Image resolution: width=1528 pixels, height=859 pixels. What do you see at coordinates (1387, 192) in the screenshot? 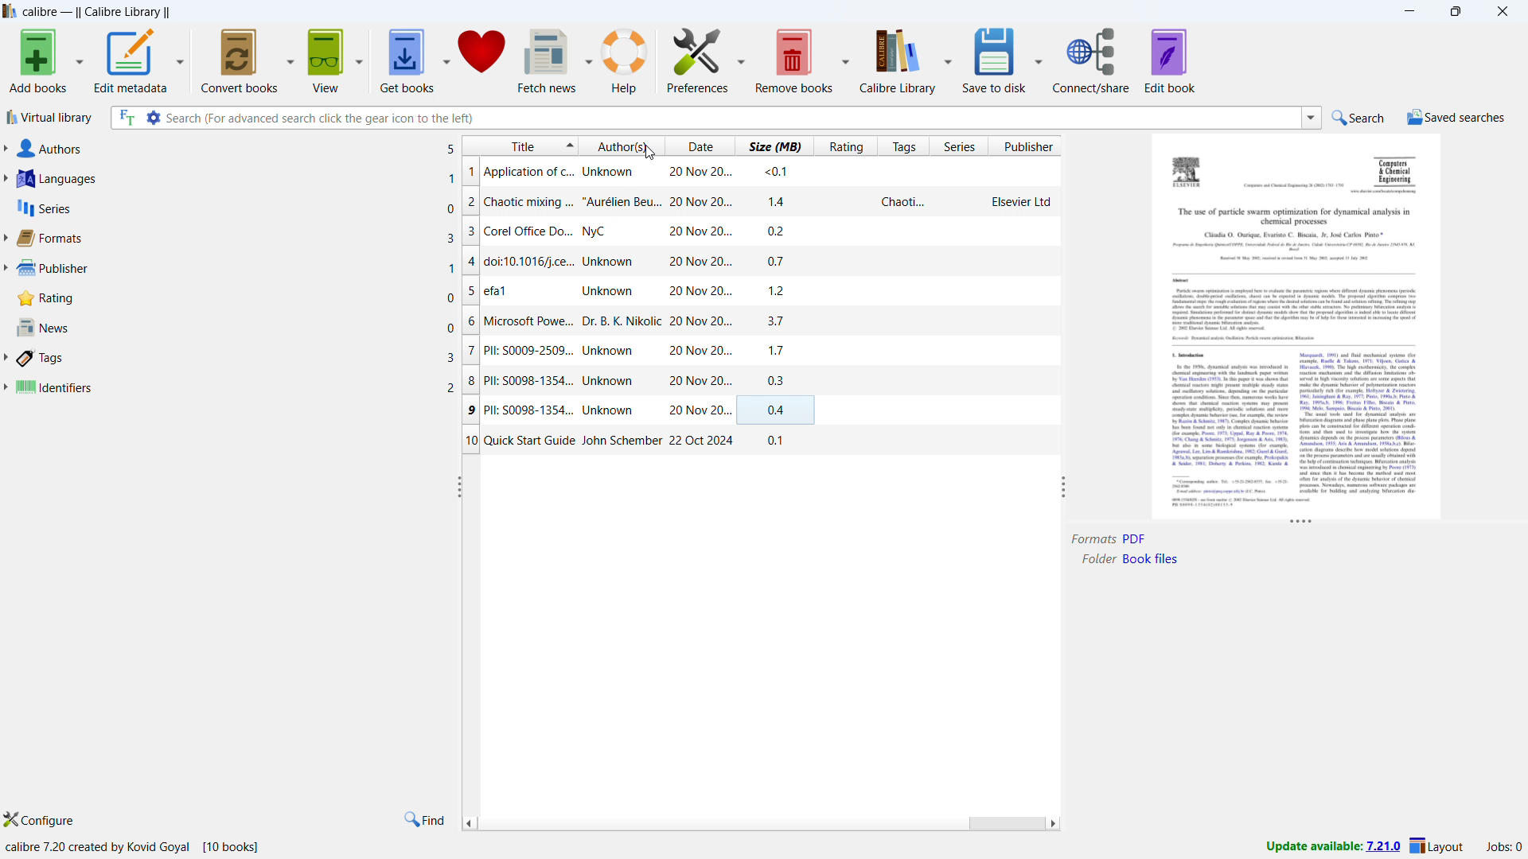
I see `` at bounding box center [1387, 192].